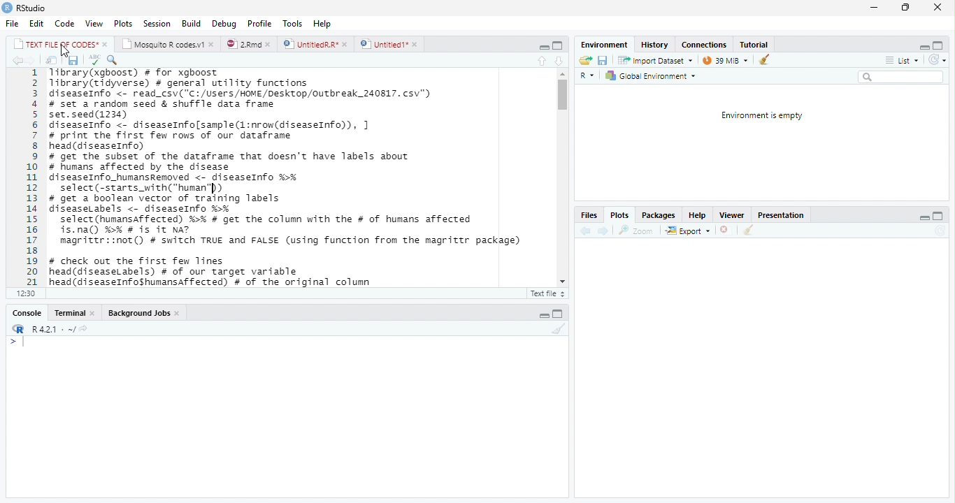 Image resolution: width=955 pixels, height=503 pixels. I want to click on History, so click(656, 45).